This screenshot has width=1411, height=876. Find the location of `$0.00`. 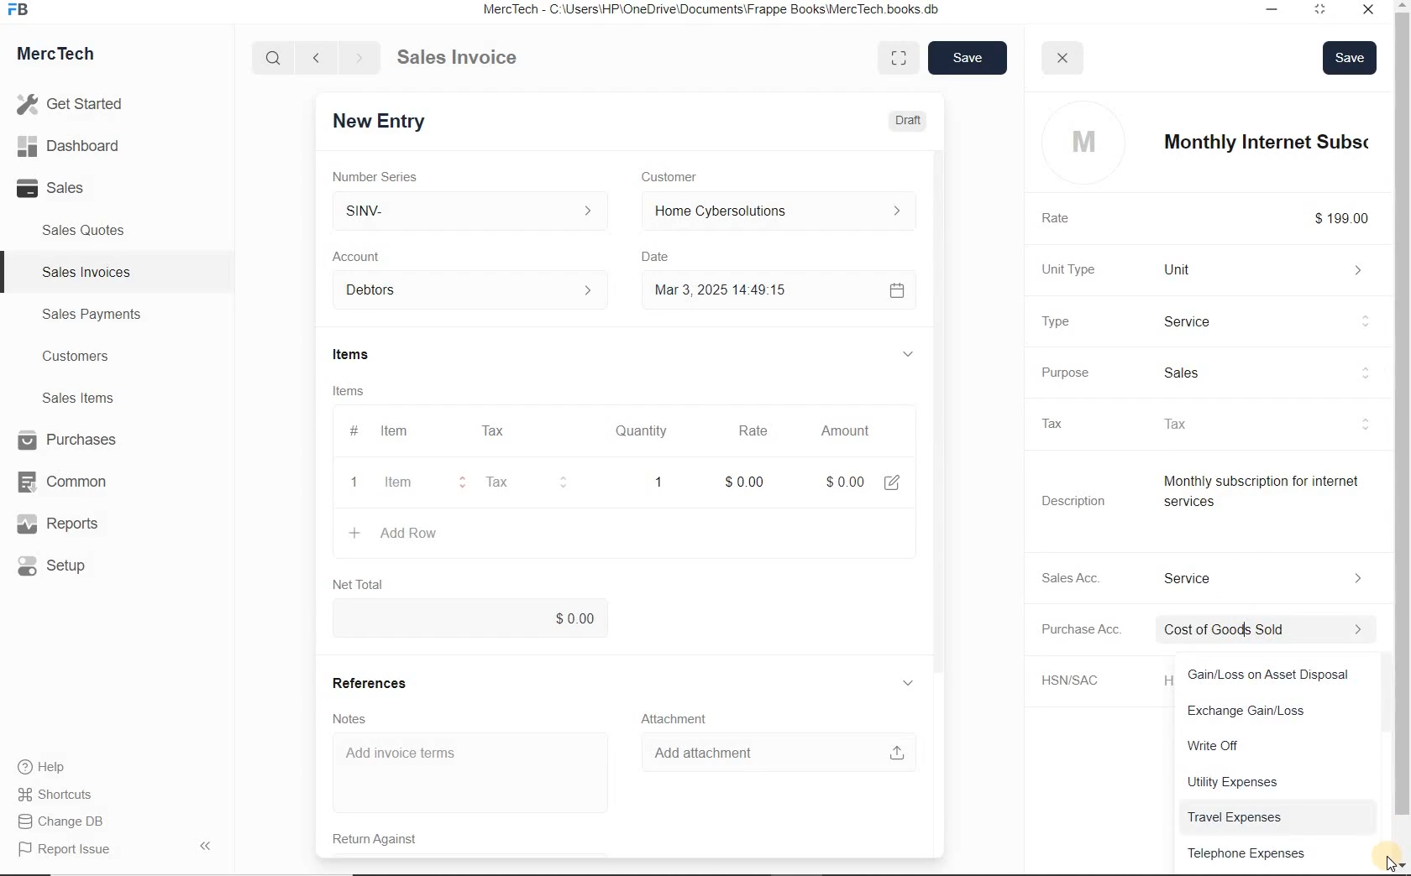

$0.00 is located at coordinates (480, 618).